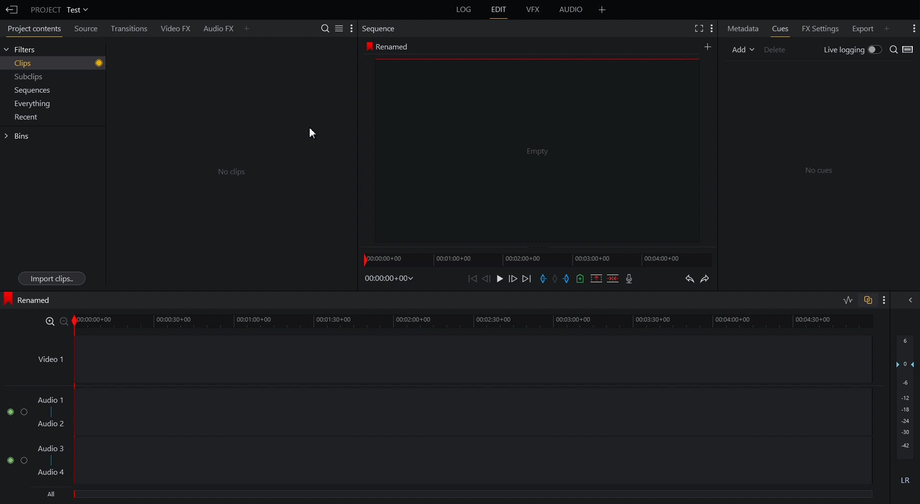  Describe the element at coordinates (538, 257) in the screenshot. I see `Timeline` at that location.